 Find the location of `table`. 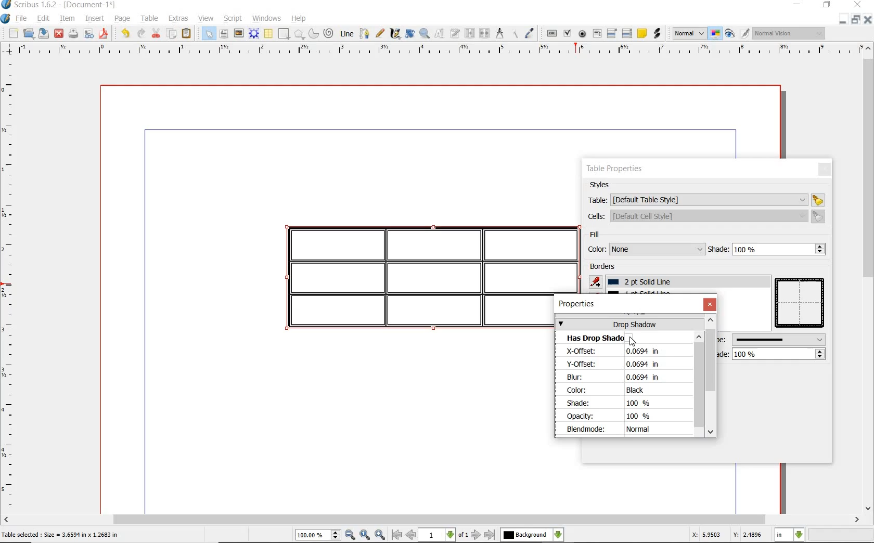

table is located at coordinates (706, 199).